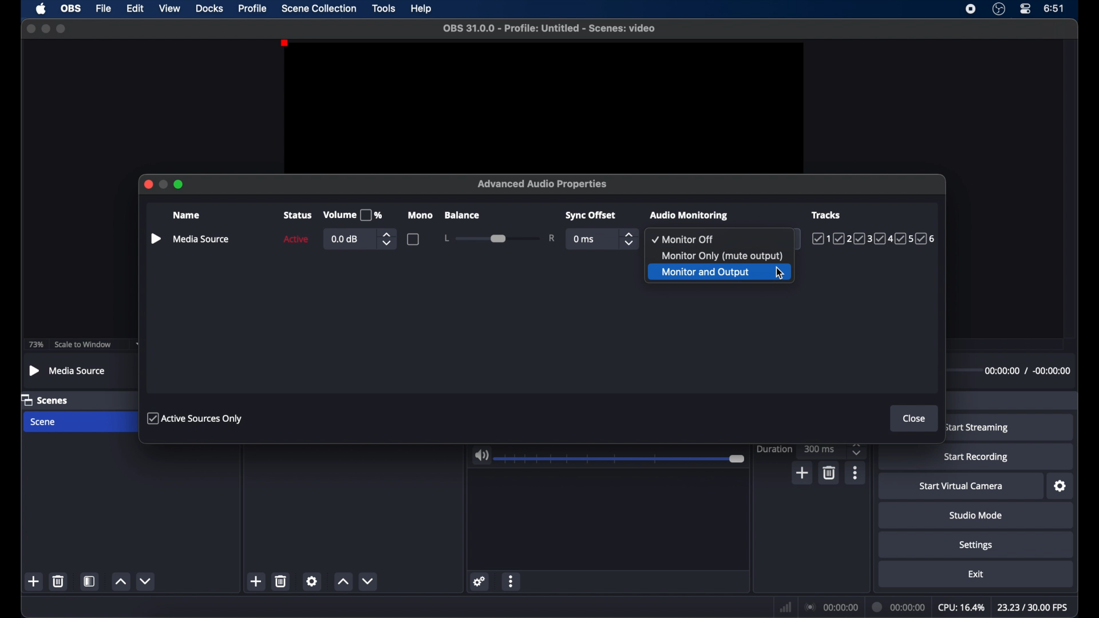 The width and height of the screenshot is (1099, 618). Describe the element at coordinates (831, 607) in the screenshot. I see `connections` at that location.